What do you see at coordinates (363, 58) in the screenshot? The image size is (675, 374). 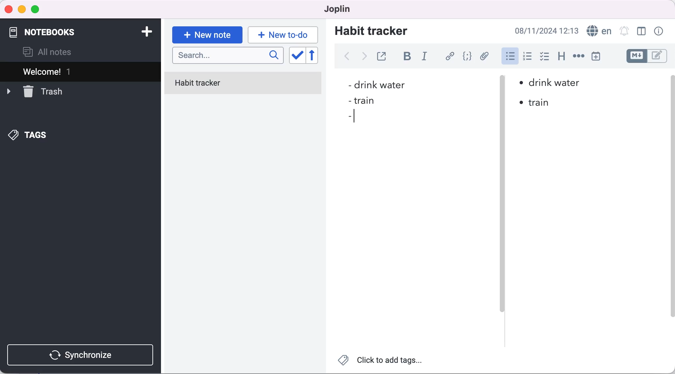 I see `forward` at bounding box center [363, 58].